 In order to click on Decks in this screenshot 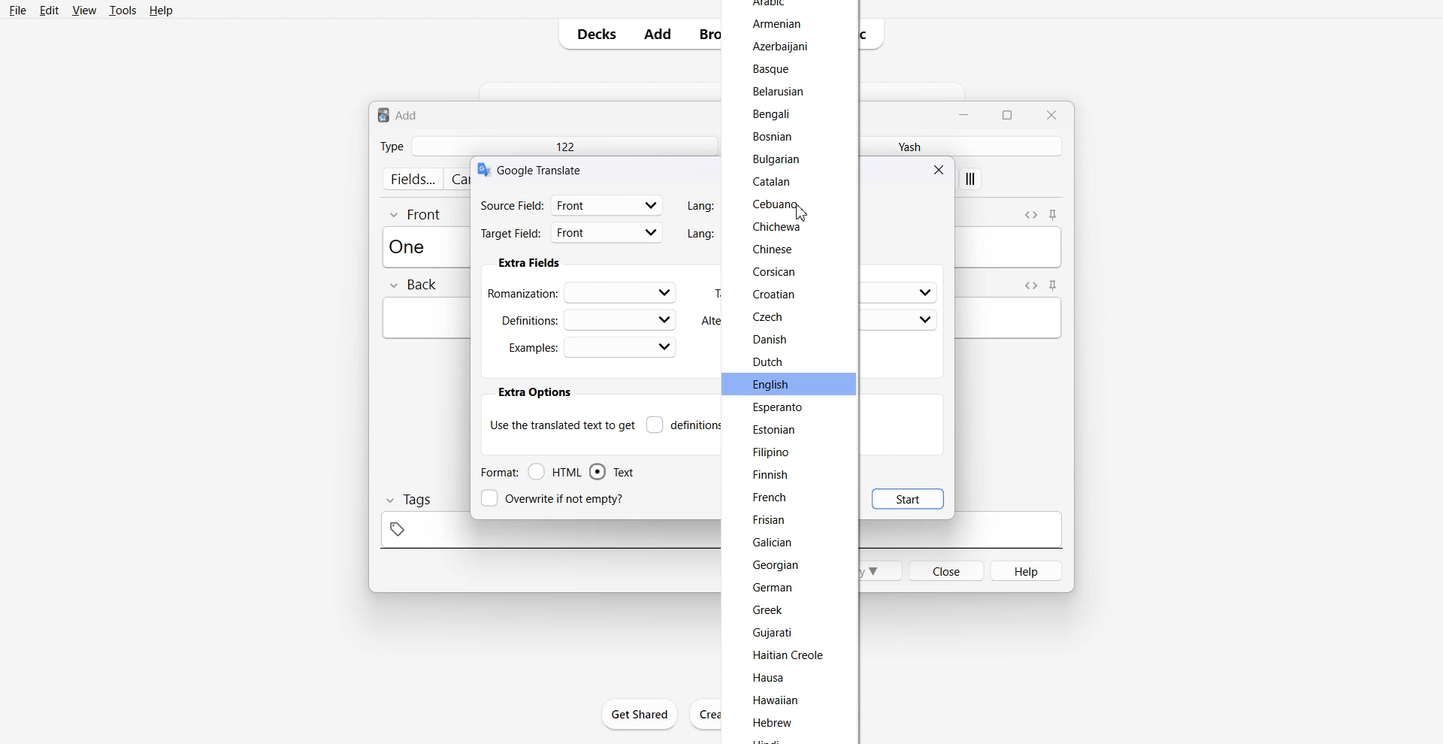, I will do `click(591, 34)`.